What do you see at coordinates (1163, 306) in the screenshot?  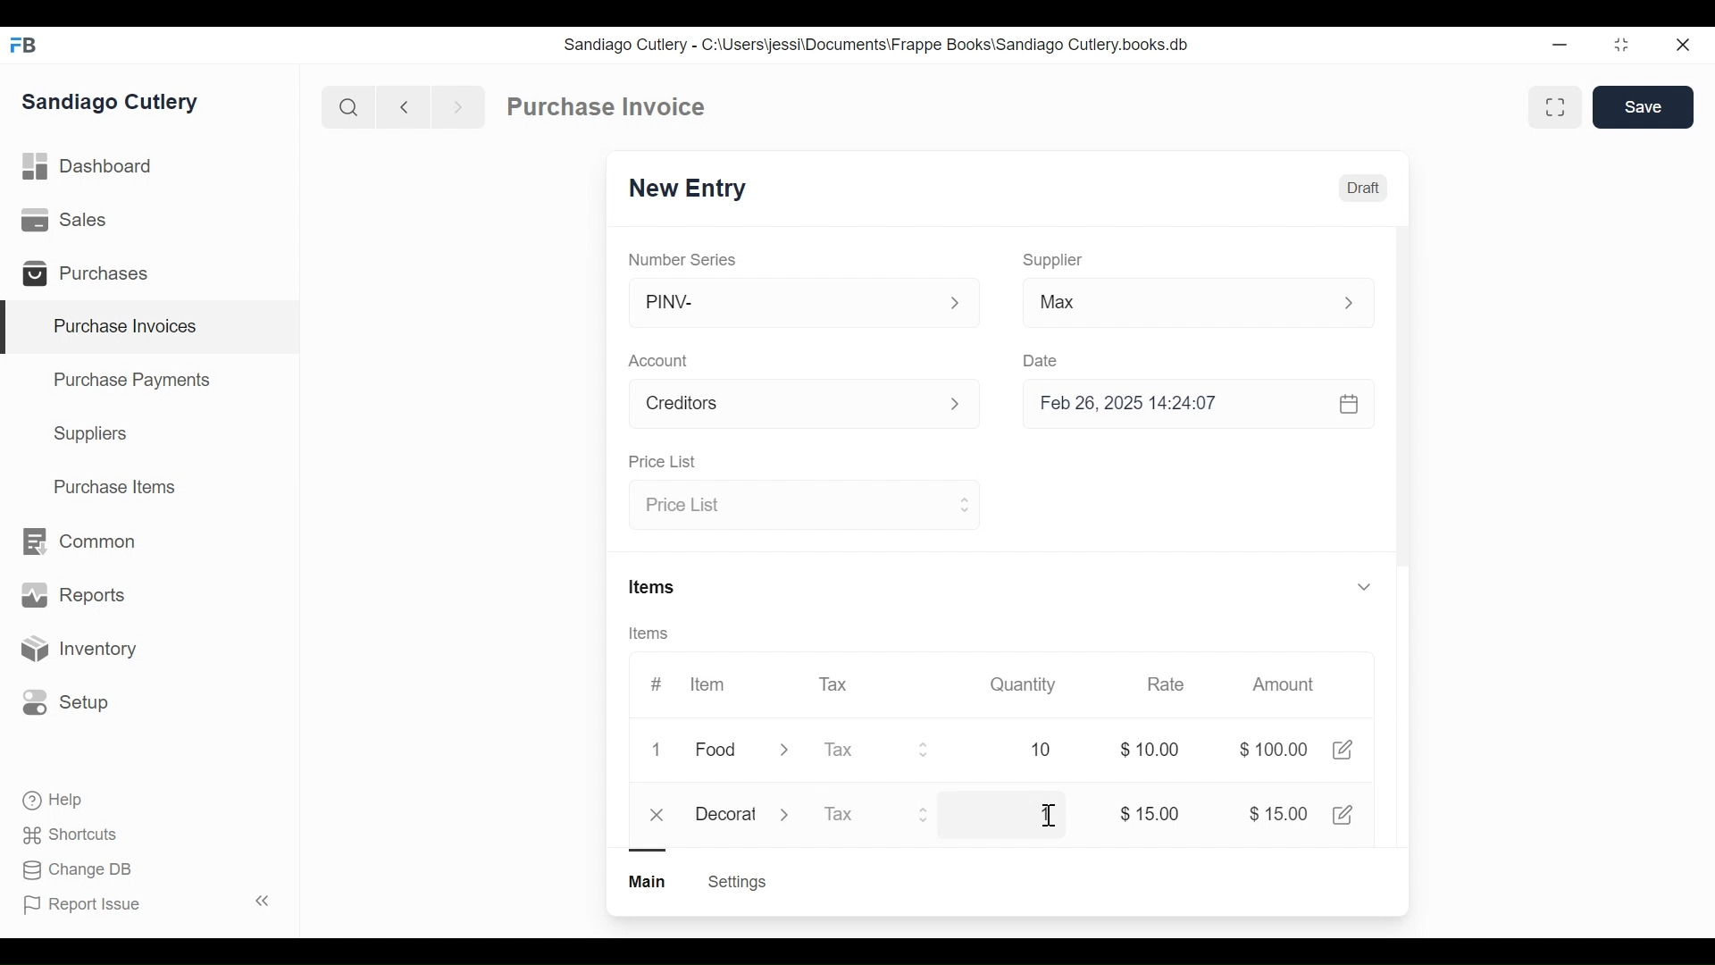 I see `Max` at bounding box center [1163, 306].